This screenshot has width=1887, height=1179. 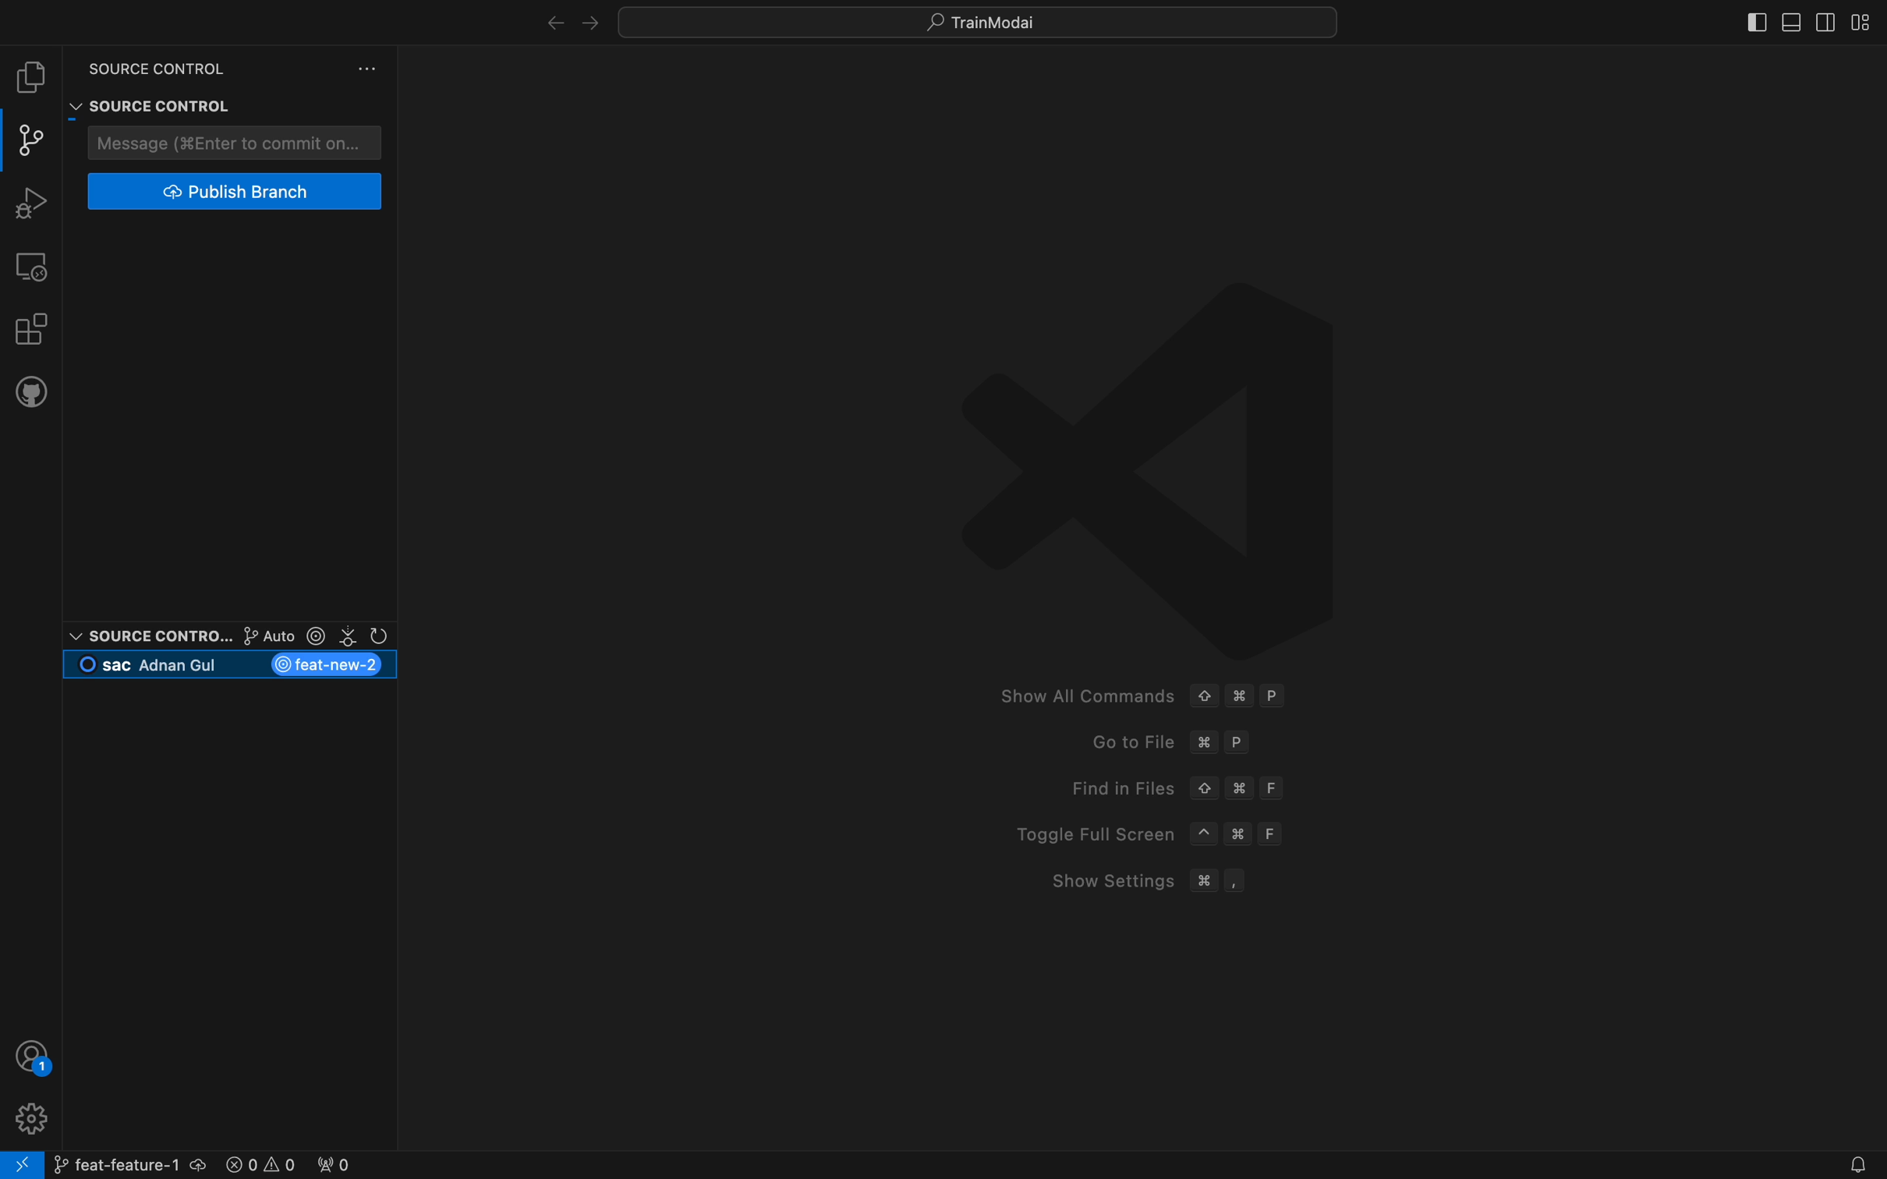 I want to click on arrows, so click(x=565, y=21).